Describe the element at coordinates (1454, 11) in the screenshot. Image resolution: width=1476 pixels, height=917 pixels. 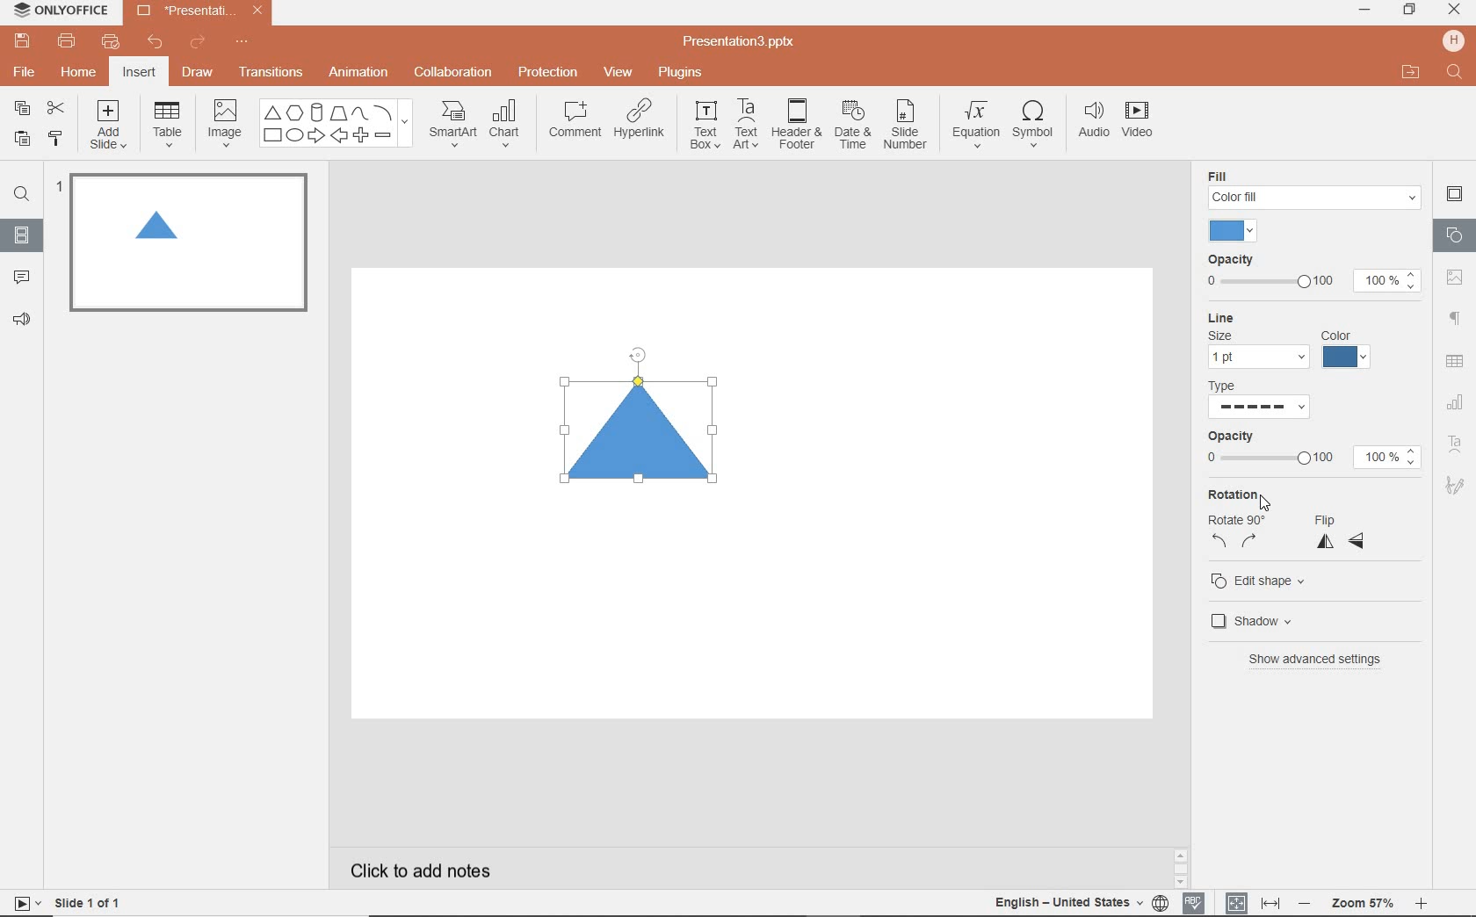
I see `CLOSE` at that location.